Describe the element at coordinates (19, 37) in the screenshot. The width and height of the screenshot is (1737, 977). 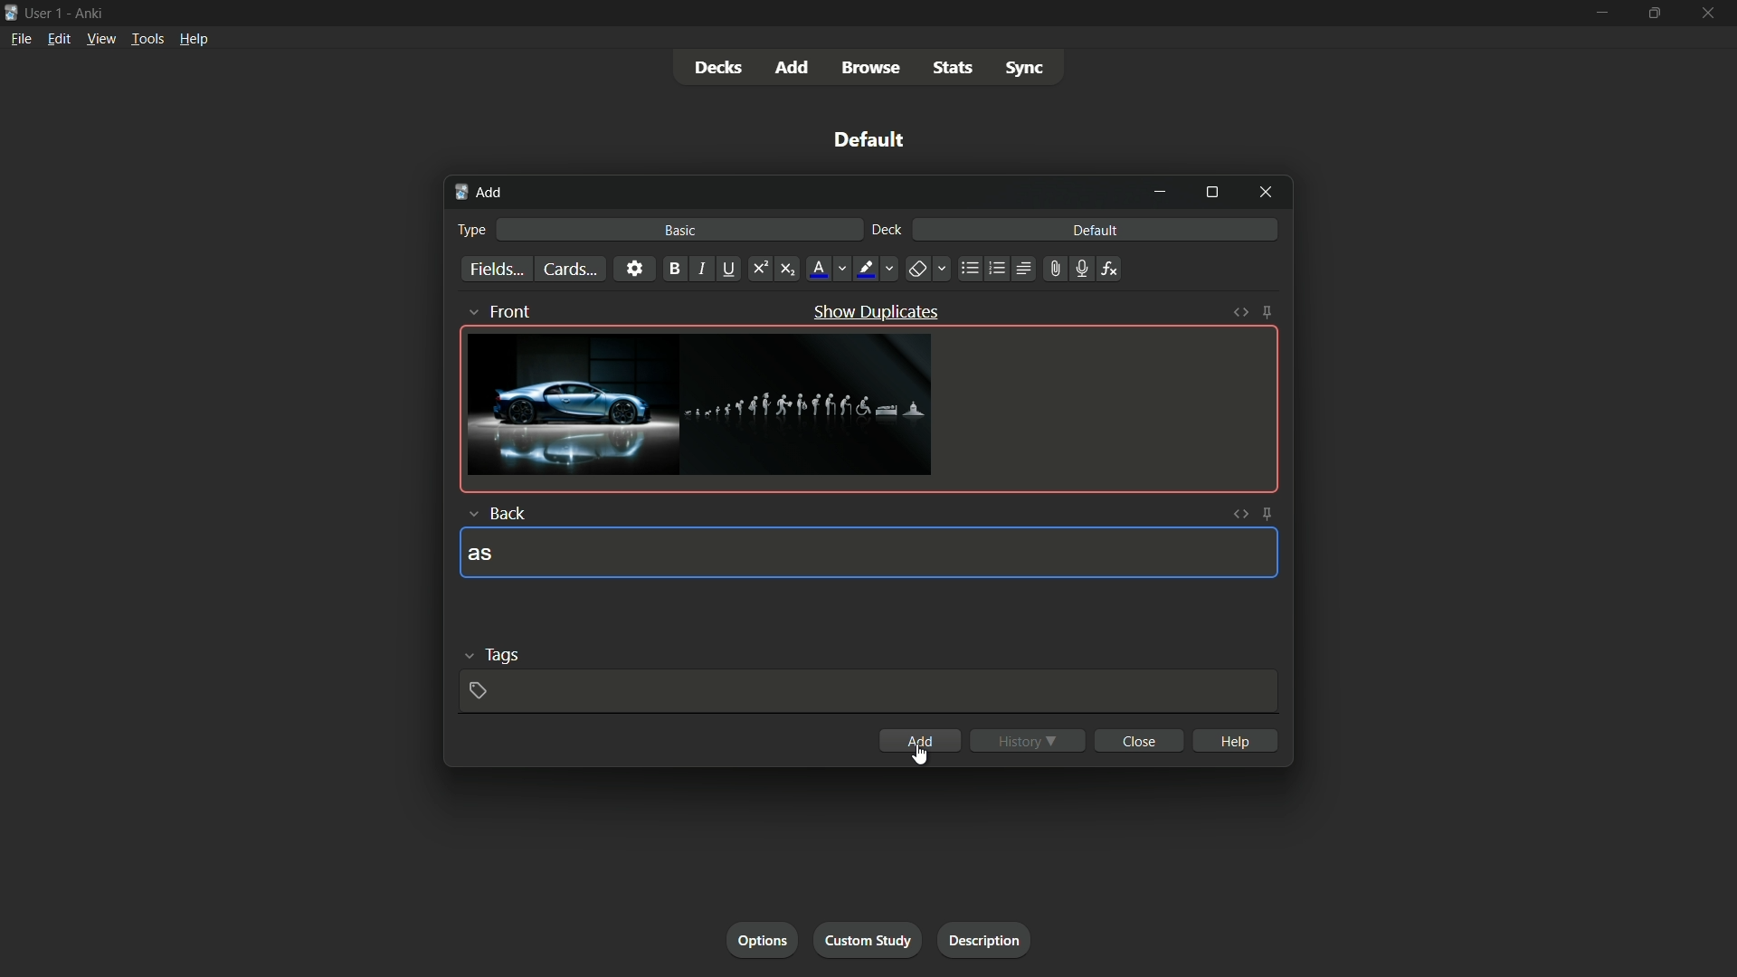
I see `file menu` at that location.